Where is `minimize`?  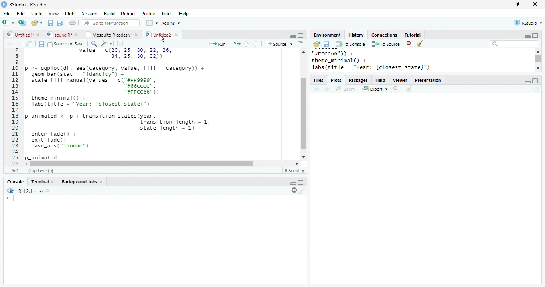 minimize is located at coordinates (498, 4).